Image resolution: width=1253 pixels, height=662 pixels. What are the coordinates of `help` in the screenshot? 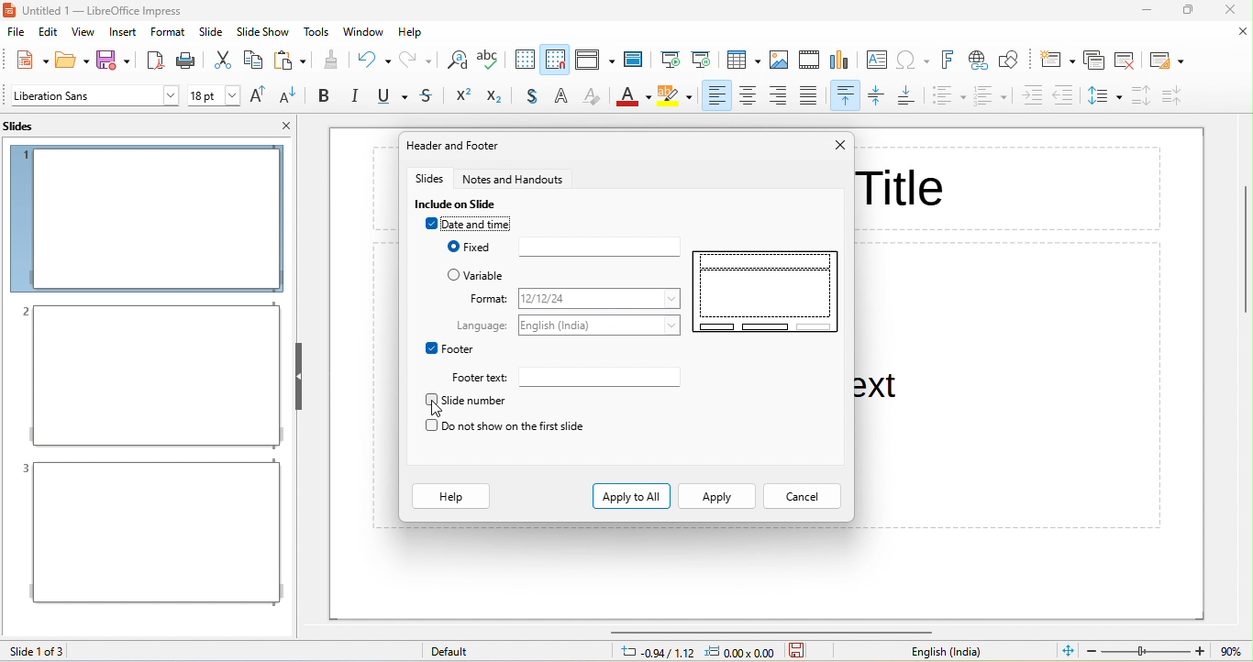 It's located at (411, 33).